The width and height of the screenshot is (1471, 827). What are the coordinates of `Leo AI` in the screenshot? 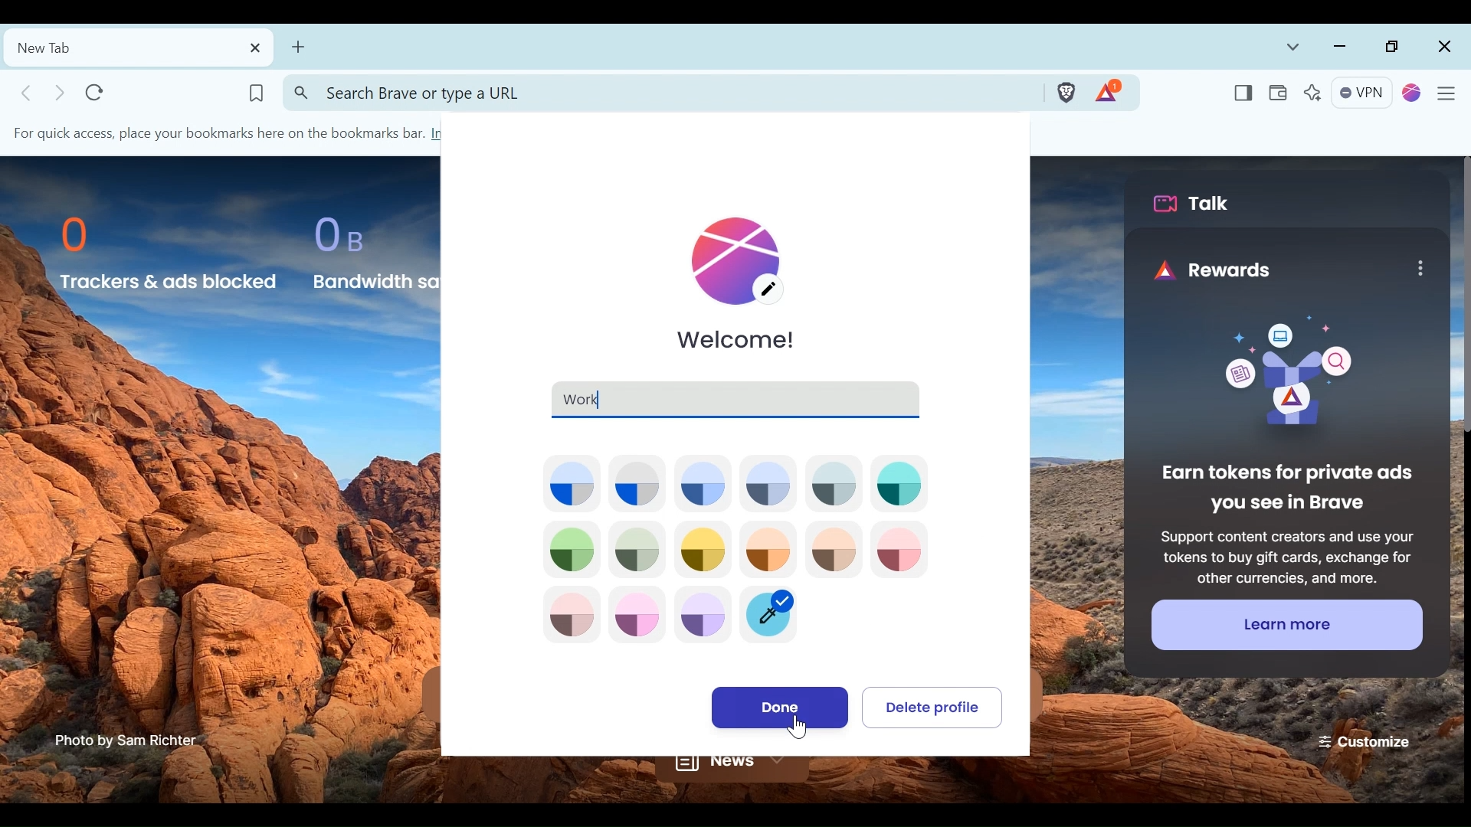 It's located at (1312, 93).